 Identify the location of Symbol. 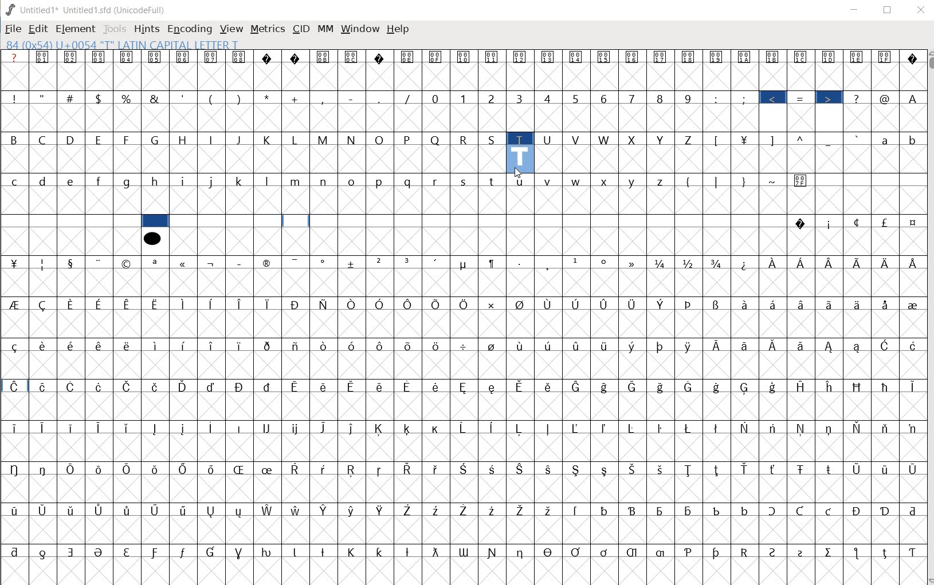
(605, 470).